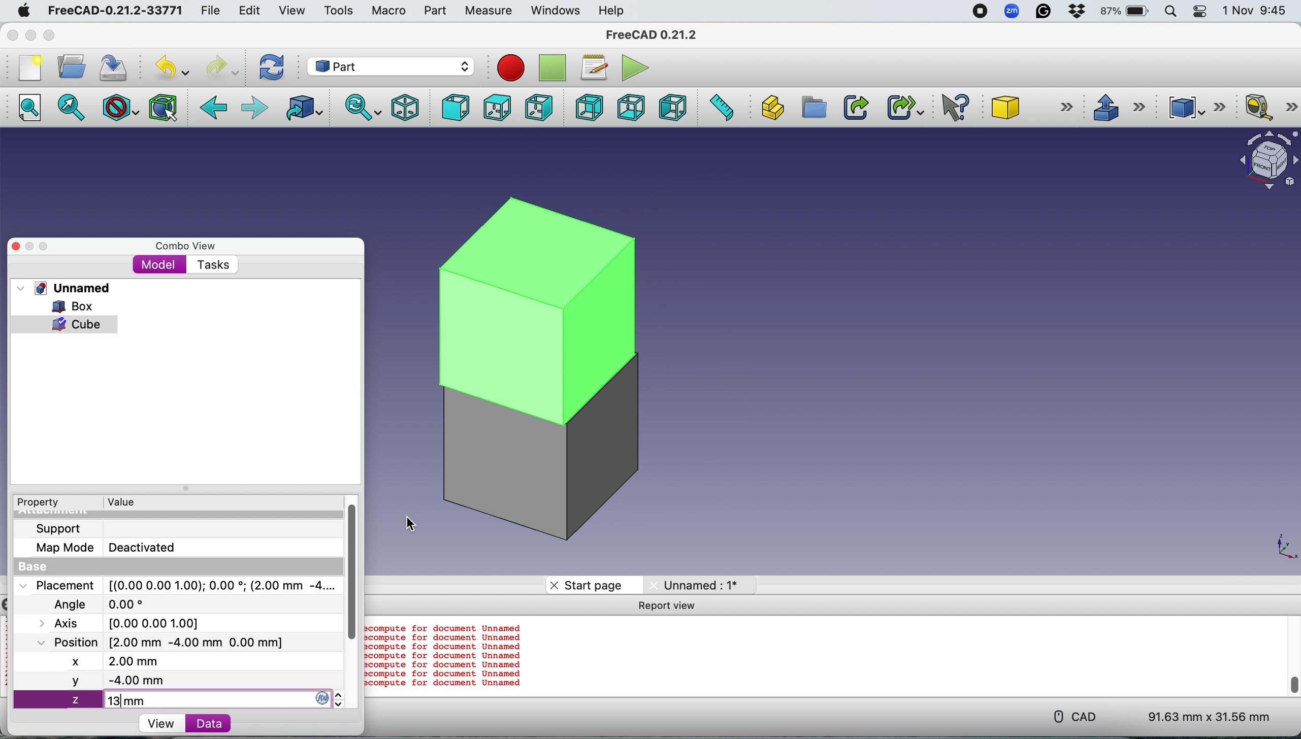  Describe the element at coordinates (705, 585) in the screenshot. I see `Unnamed: 1*` at that location.